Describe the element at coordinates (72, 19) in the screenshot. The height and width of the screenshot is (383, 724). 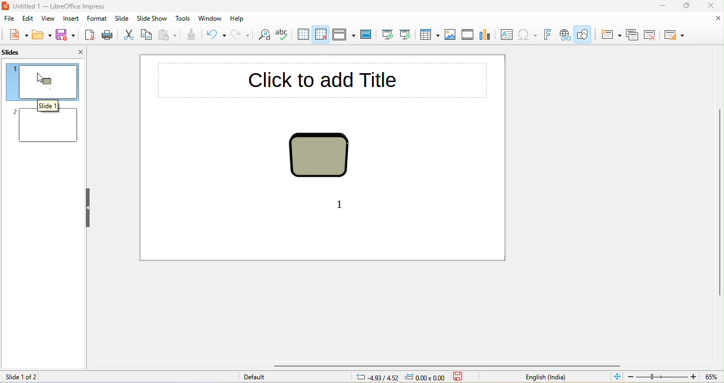
I see `insert` at that location.